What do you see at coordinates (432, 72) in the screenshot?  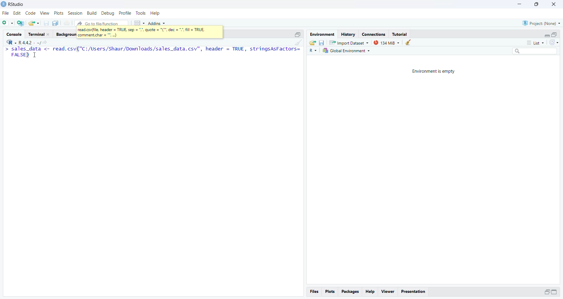 I see `Environment is empty` at bounding box center [432, 72].